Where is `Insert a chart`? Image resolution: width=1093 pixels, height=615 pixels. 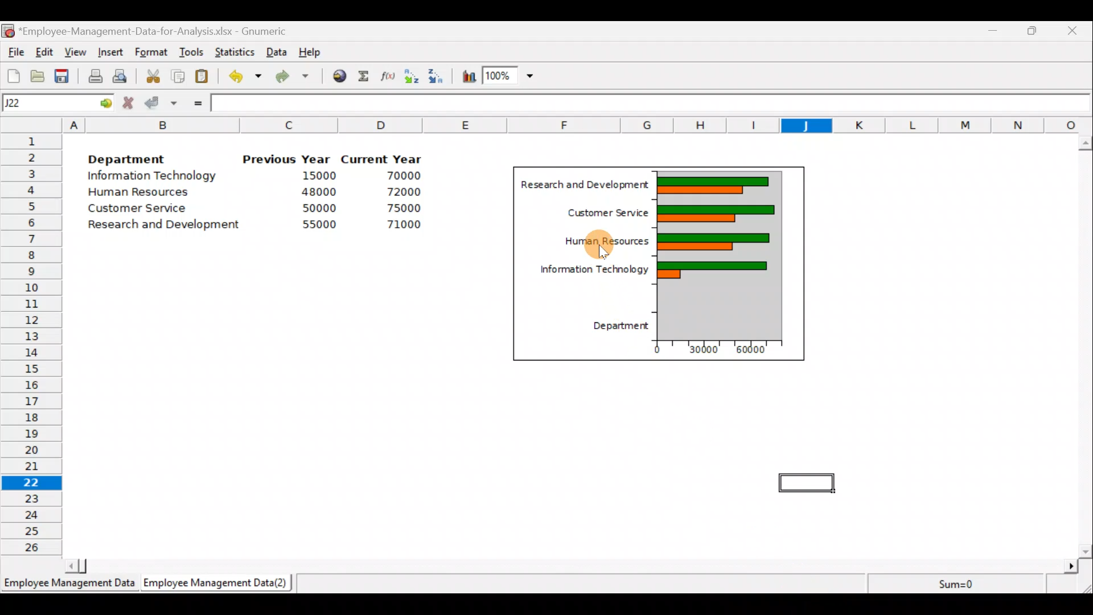
Insert a chart is located at coordinates (466, 76).